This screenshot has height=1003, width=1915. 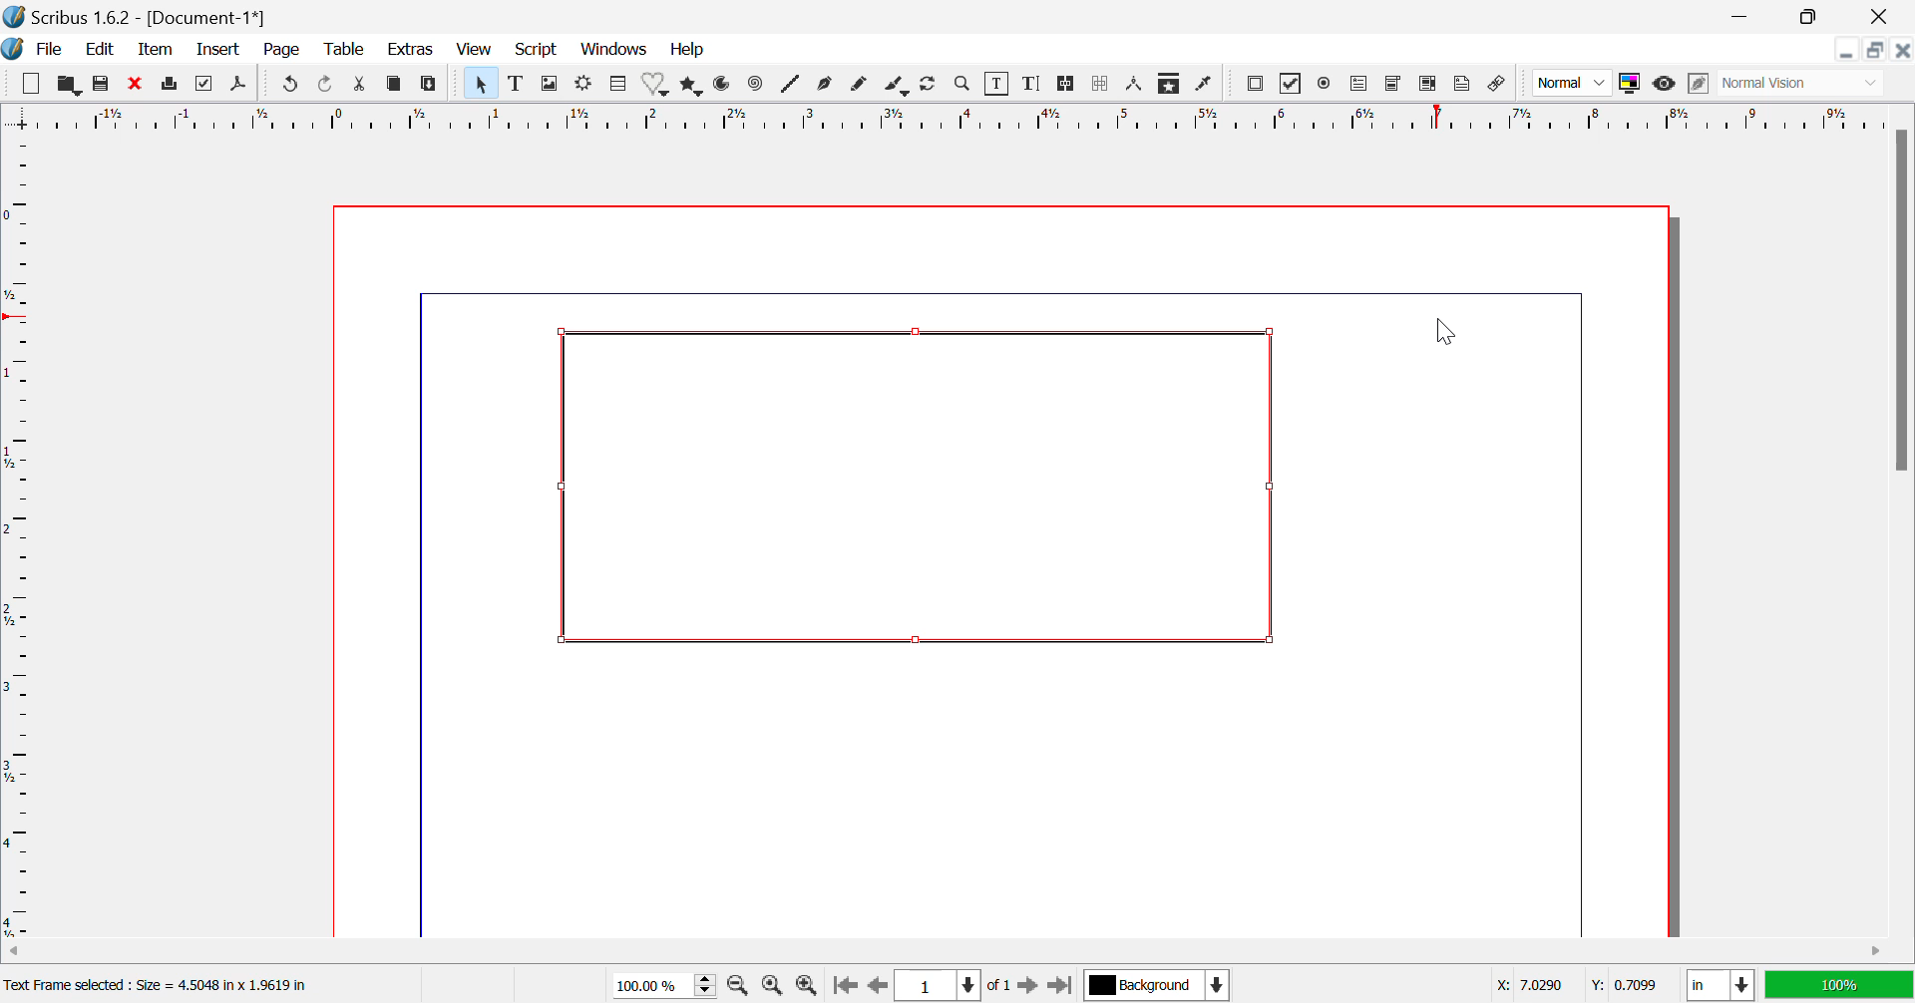 What do you see at coordinates (876, 986) in the screenshot?
I see `Previous Page` at bounding box center [876, 986].